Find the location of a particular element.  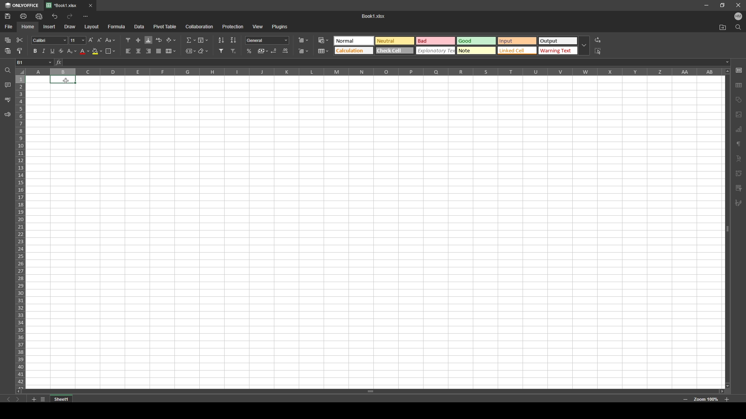

decrement font size is located at coordinates (100, 41).